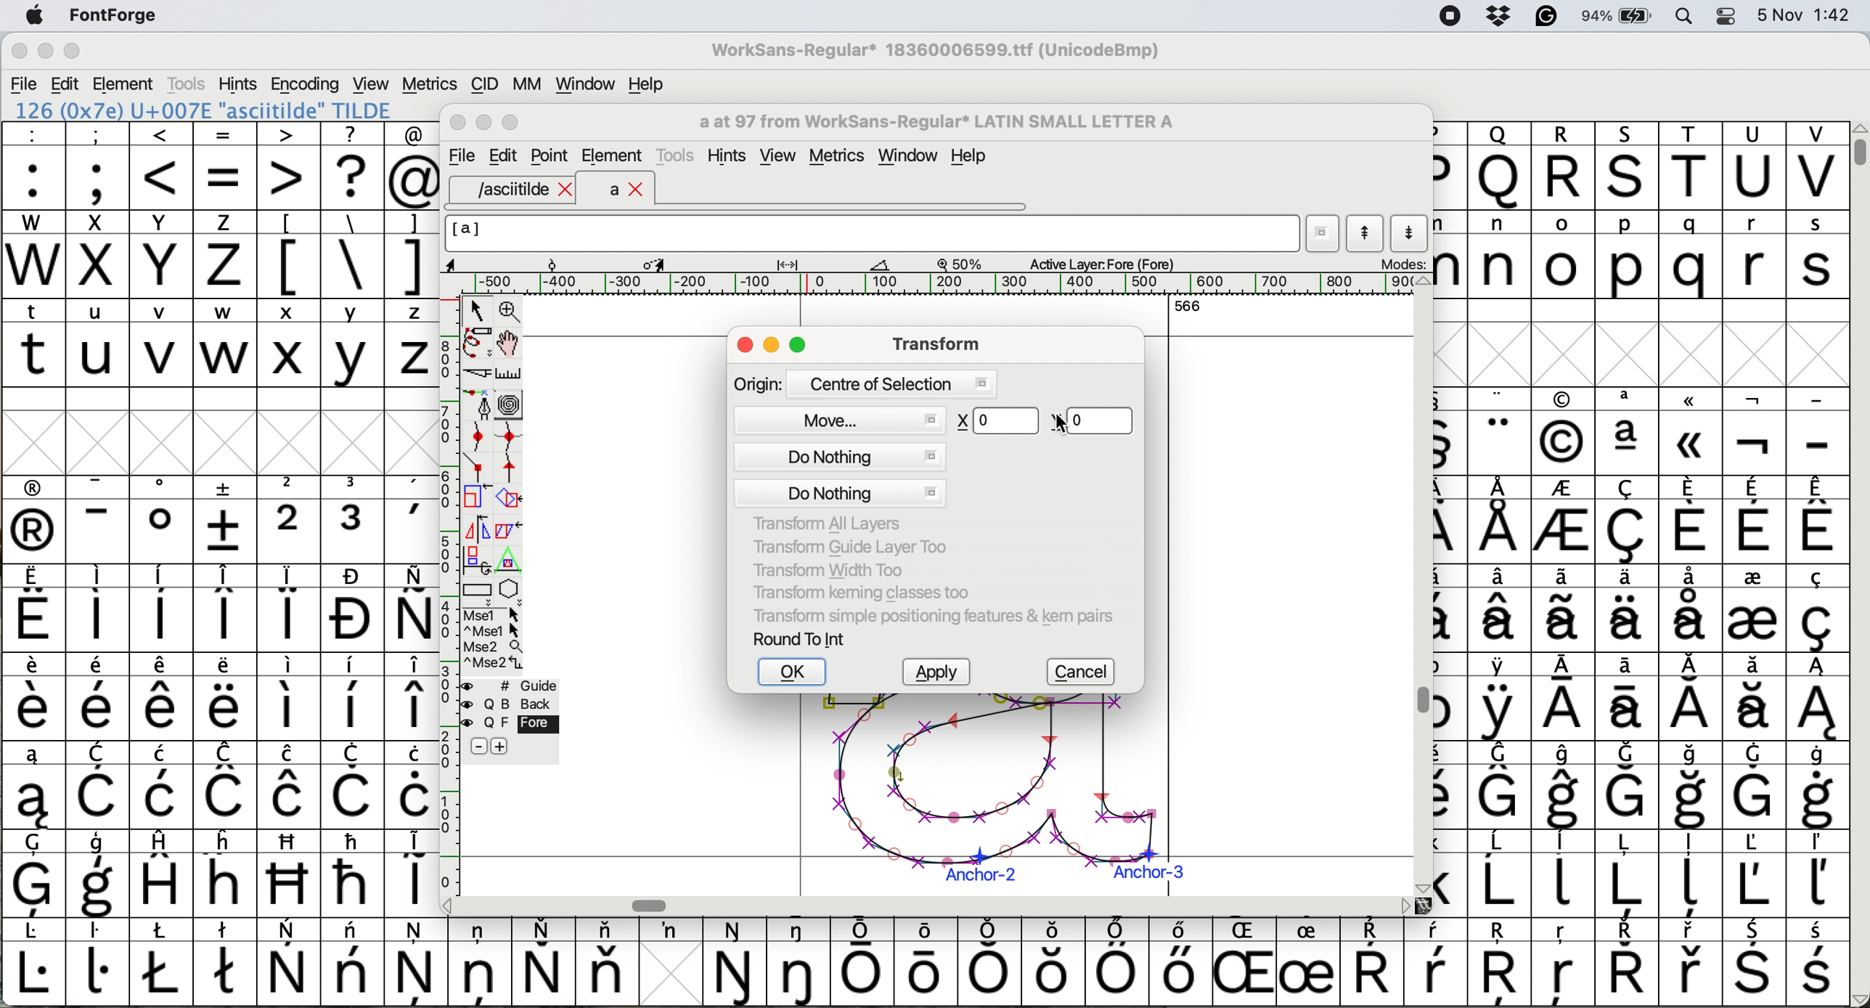  Describe the element at coordinates (25, 84) in the screenshot. I see `file` at that location.